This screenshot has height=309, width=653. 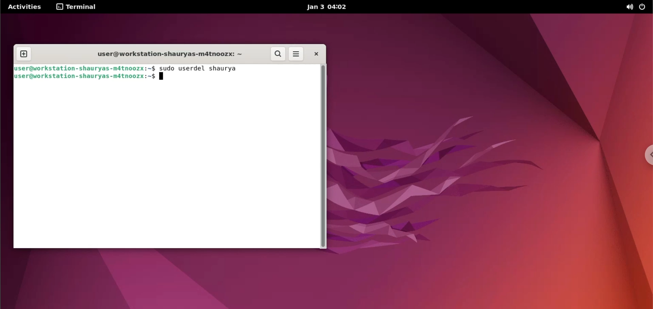 I want to click on sudo userdel shaurya, so click(x=199, y=69).